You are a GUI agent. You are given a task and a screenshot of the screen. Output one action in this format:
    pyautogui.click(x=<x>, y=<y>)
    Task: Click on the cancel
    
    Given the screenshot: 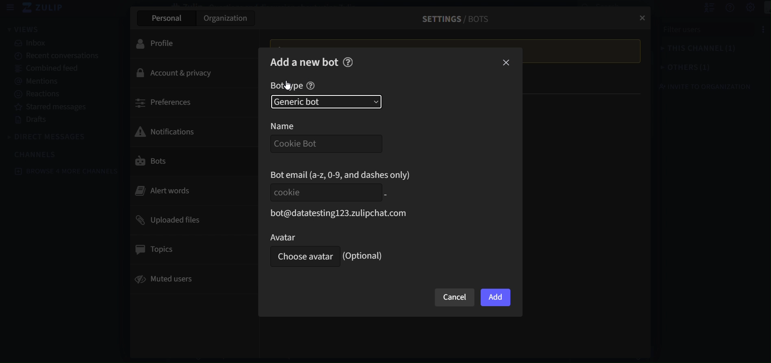 What is the action you would take?
    pyautogui.click(x=455, y=298)
    